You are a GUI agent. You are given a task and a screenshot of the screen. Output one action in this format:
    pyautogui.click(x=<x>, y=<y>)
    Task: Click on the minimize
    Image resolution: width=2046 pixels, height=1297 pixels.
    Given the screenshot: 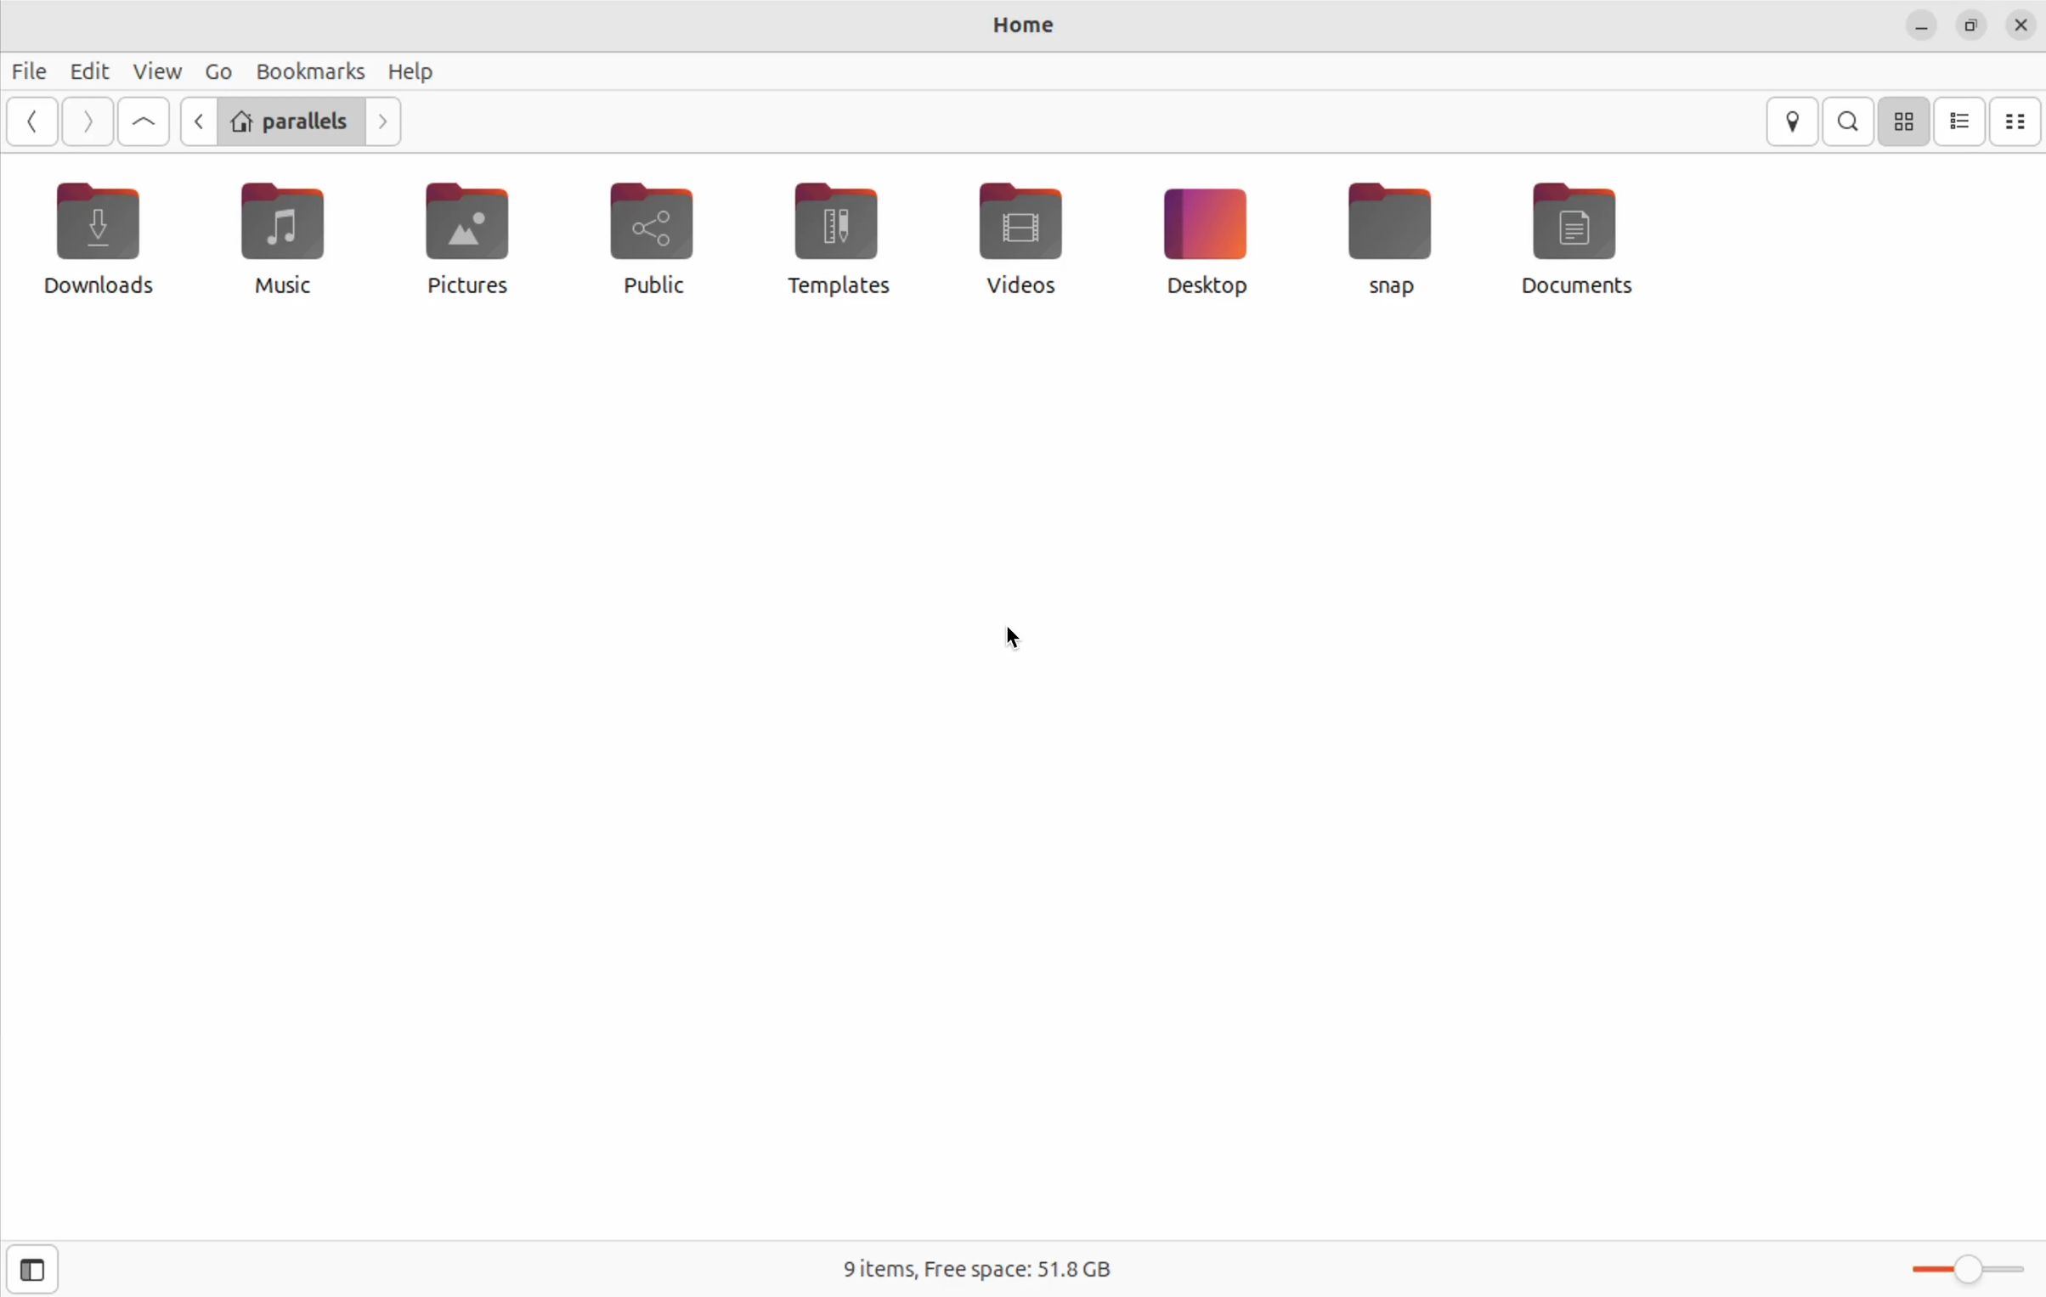 What is the action you would take?
    pyautogui.click(x=1923, y=25)
    